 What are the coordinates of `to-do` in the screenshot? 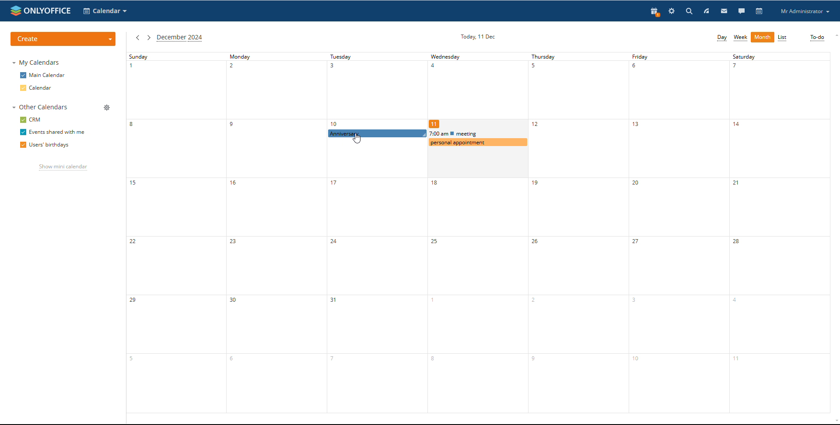 It's located at (817, 38).